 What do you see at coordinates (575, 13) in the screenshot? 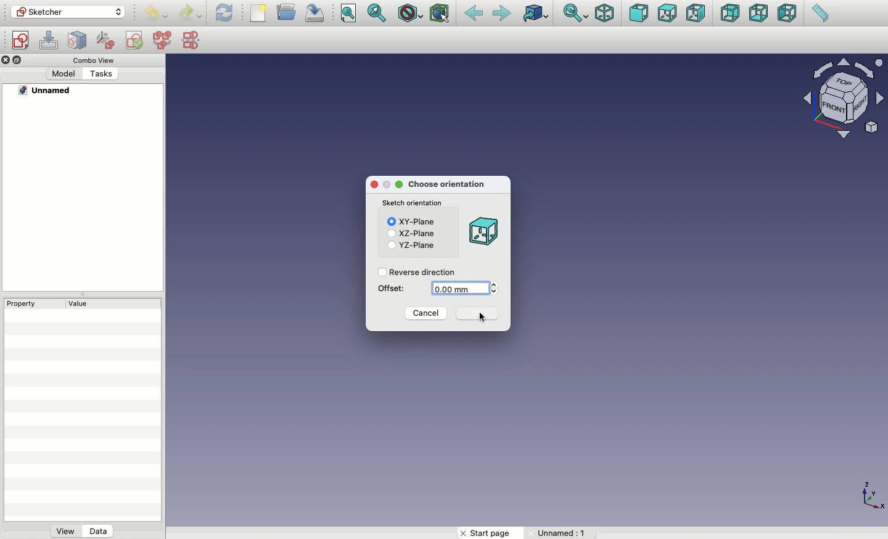
I see `Sync view` at bounding box center [575, 13].